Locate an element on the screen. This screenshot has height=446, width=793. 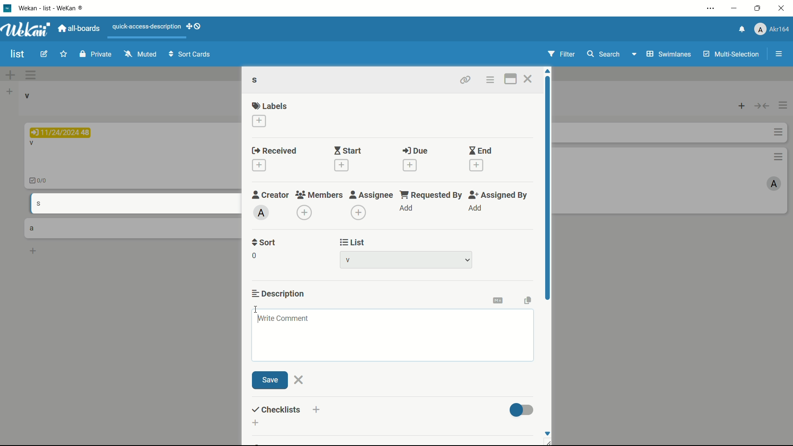
checklist is located at coordinates (286, 410).